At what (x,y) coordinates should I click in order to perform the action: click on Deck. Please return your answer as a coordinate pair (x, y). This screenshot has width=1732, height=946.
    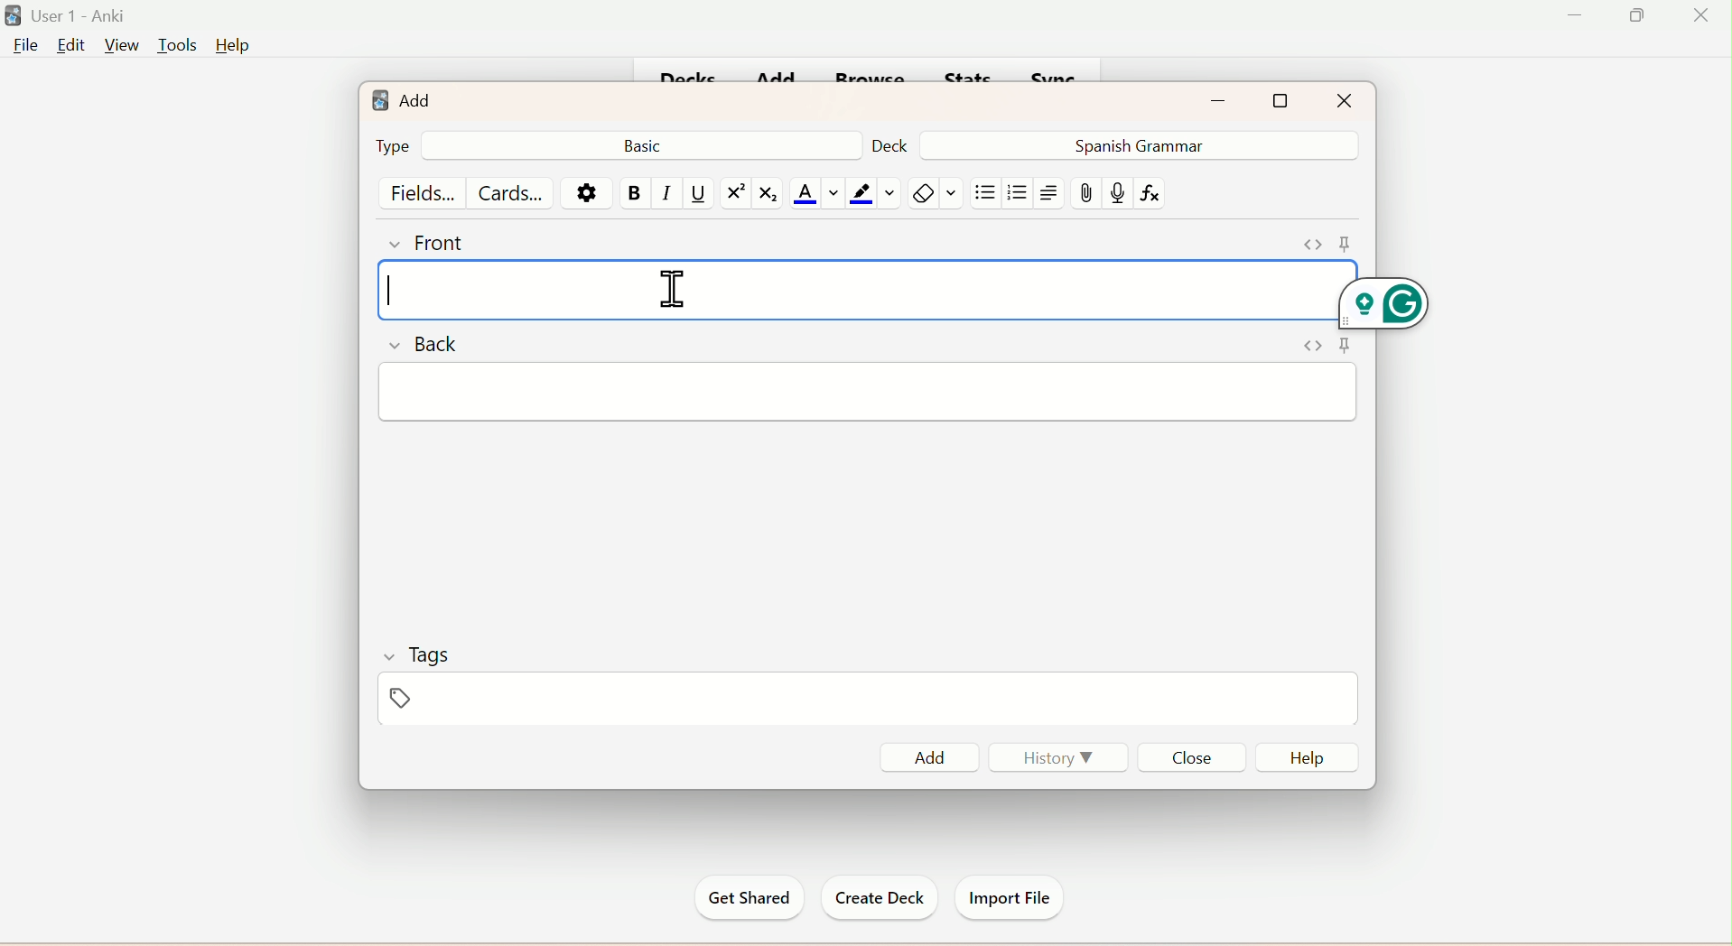
    Looking at the image, I should click on (890, 144).